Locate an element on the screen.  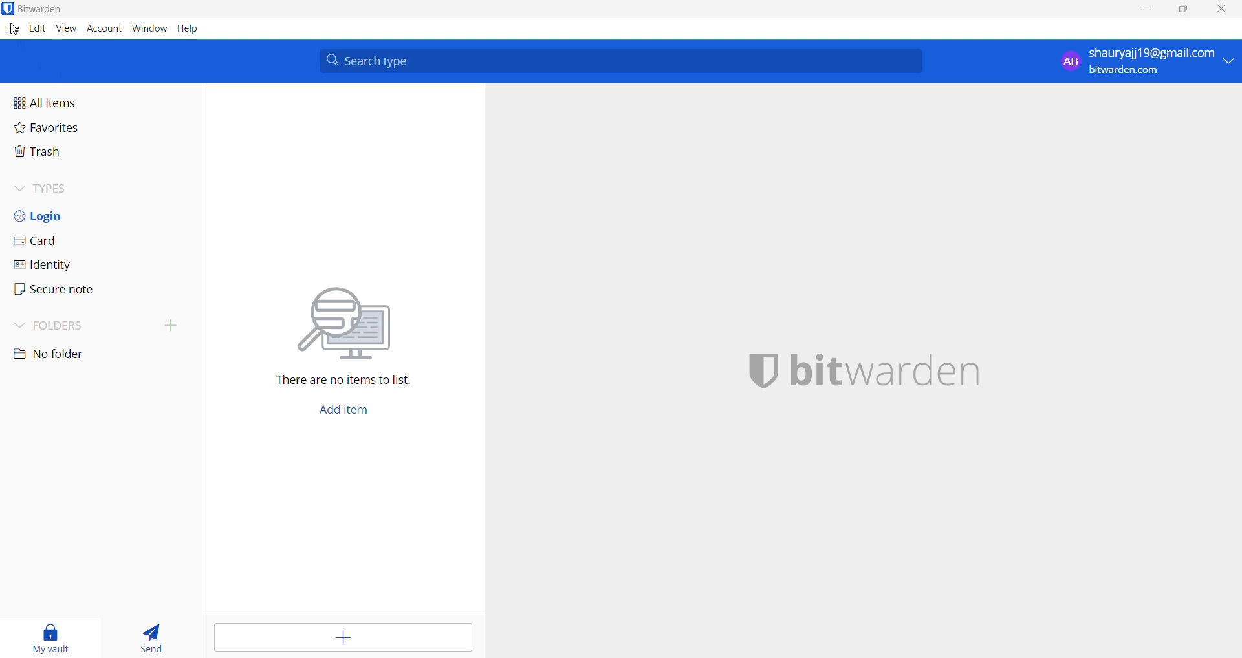
secure note is located at coordinates (102, 290).